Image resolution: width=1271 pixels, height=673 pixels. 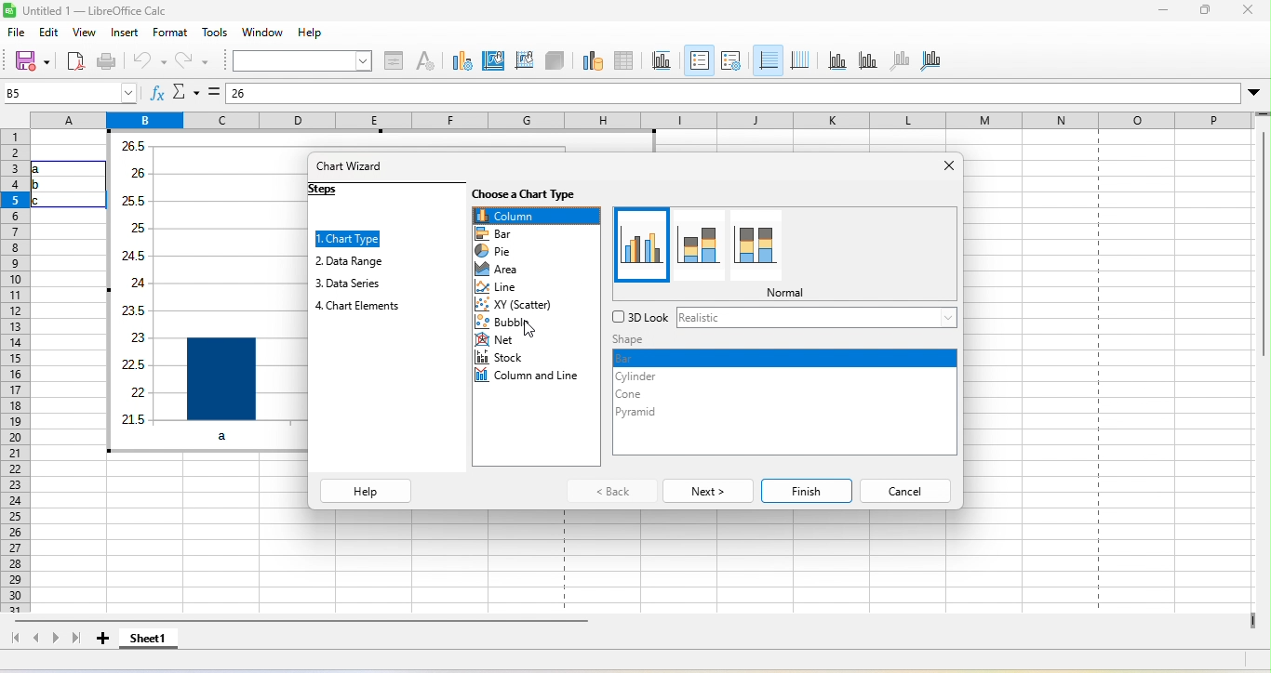 What do you see at coordinates (756, 245) in the screenshot?
I see `percent stacked` at bounding box center [756, 245].